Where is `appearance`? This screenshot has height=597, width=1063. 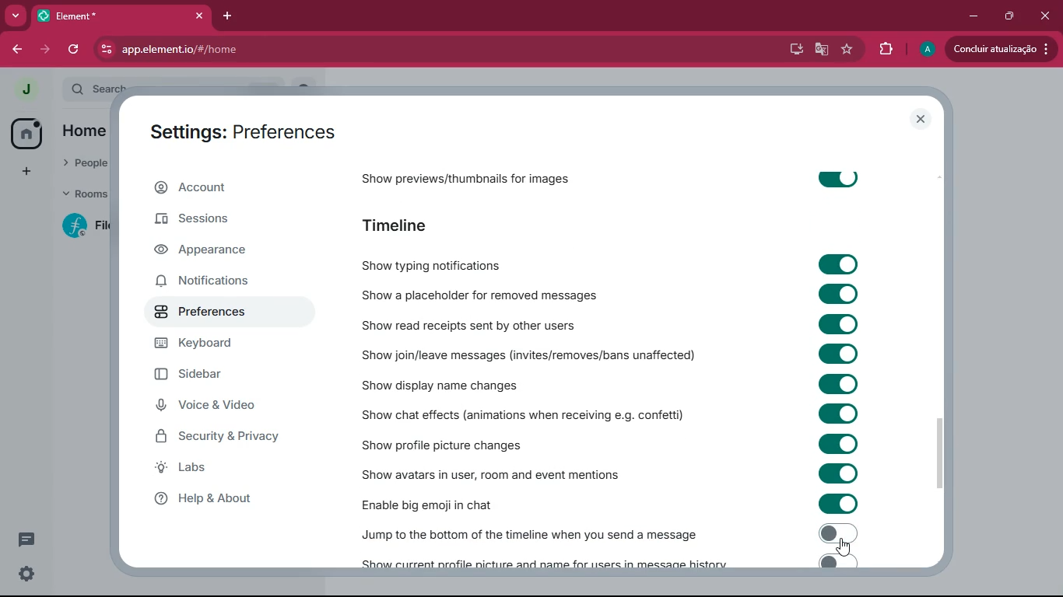
appearance is located at coordinates (219, 250).